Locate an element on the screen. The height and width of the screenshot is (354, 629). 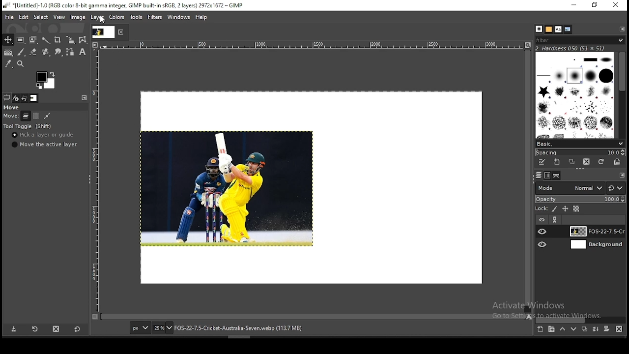
brushes filter is located at coordinates (580, 39).